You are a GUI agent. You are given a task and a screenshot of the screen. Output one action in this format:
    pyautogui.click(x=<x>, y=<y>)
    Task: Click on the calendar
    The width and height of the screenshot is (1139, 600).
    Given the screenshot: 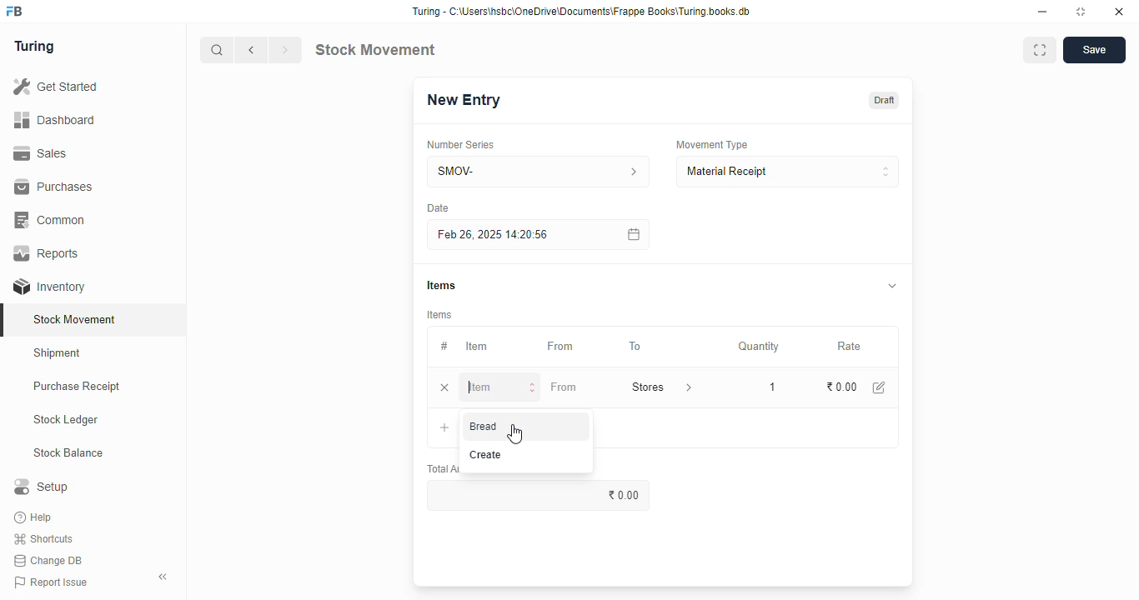 What is the action you would take?
    pyautogui.click(x=632, y=234)
    